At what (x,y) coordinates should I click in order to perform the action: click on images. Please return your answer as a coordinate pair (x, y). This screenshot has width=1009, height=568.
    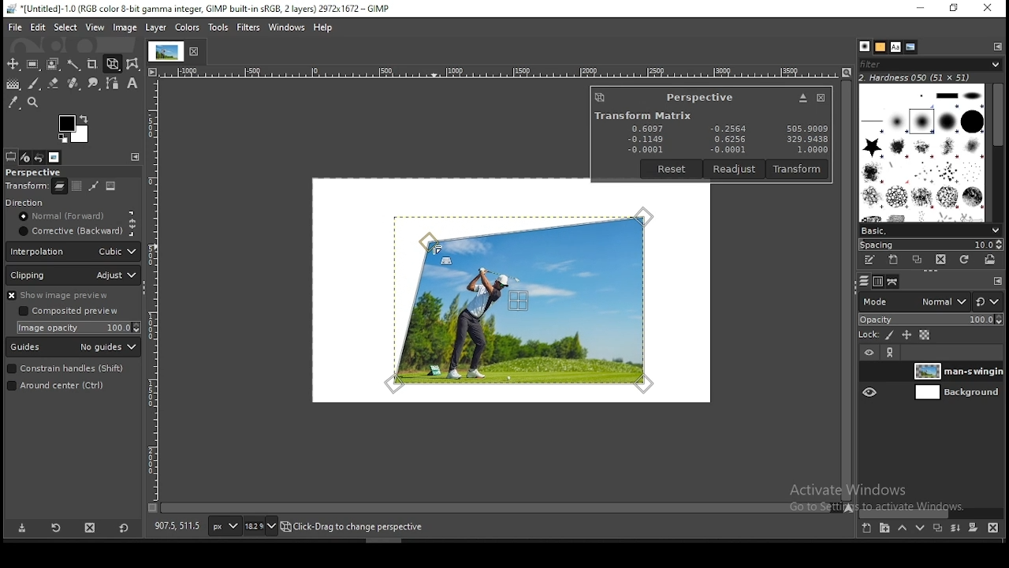
    Looking at the image, I should click on (54, 157).